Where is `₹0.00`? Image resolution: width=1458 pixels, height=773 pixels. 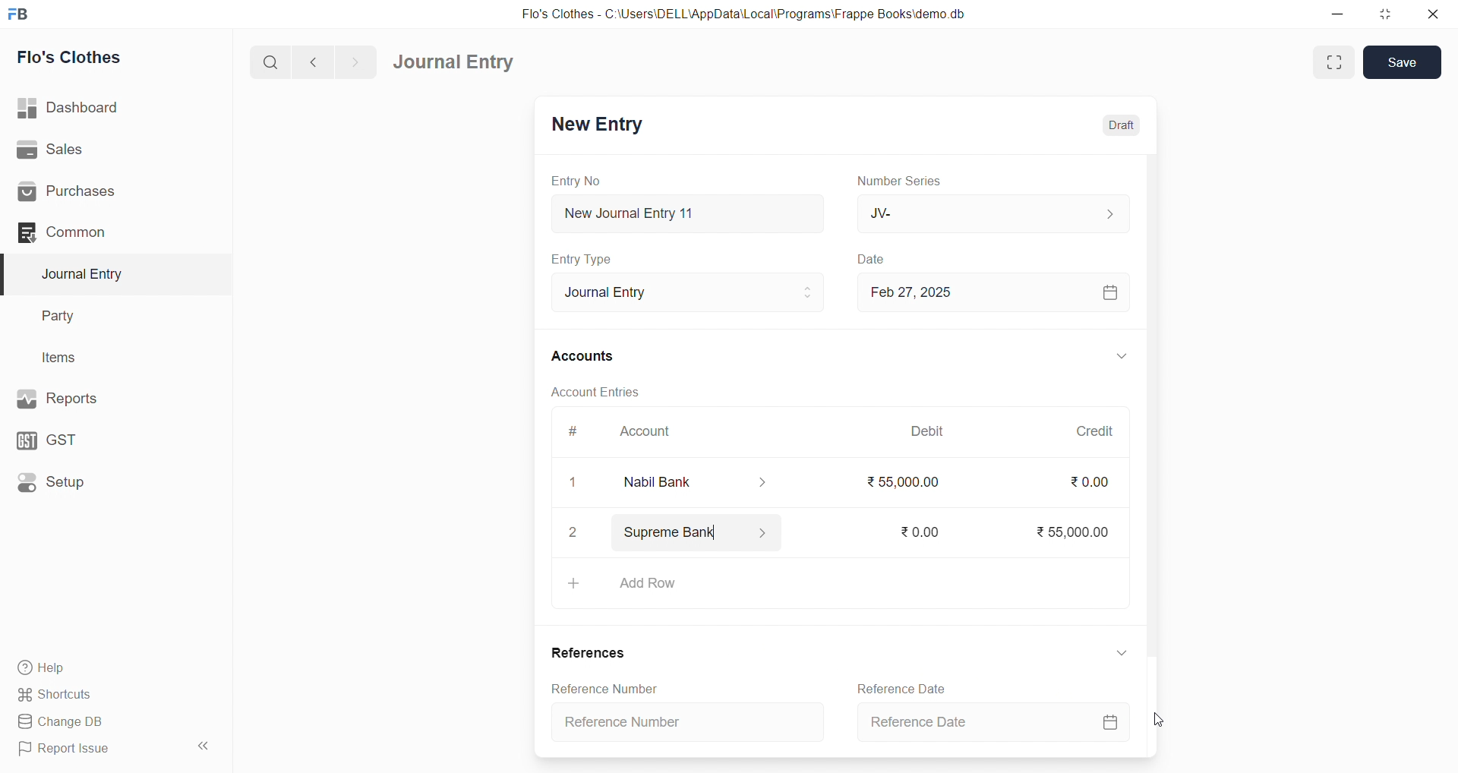 ₹0.00 is located at coordinates (917, 532).